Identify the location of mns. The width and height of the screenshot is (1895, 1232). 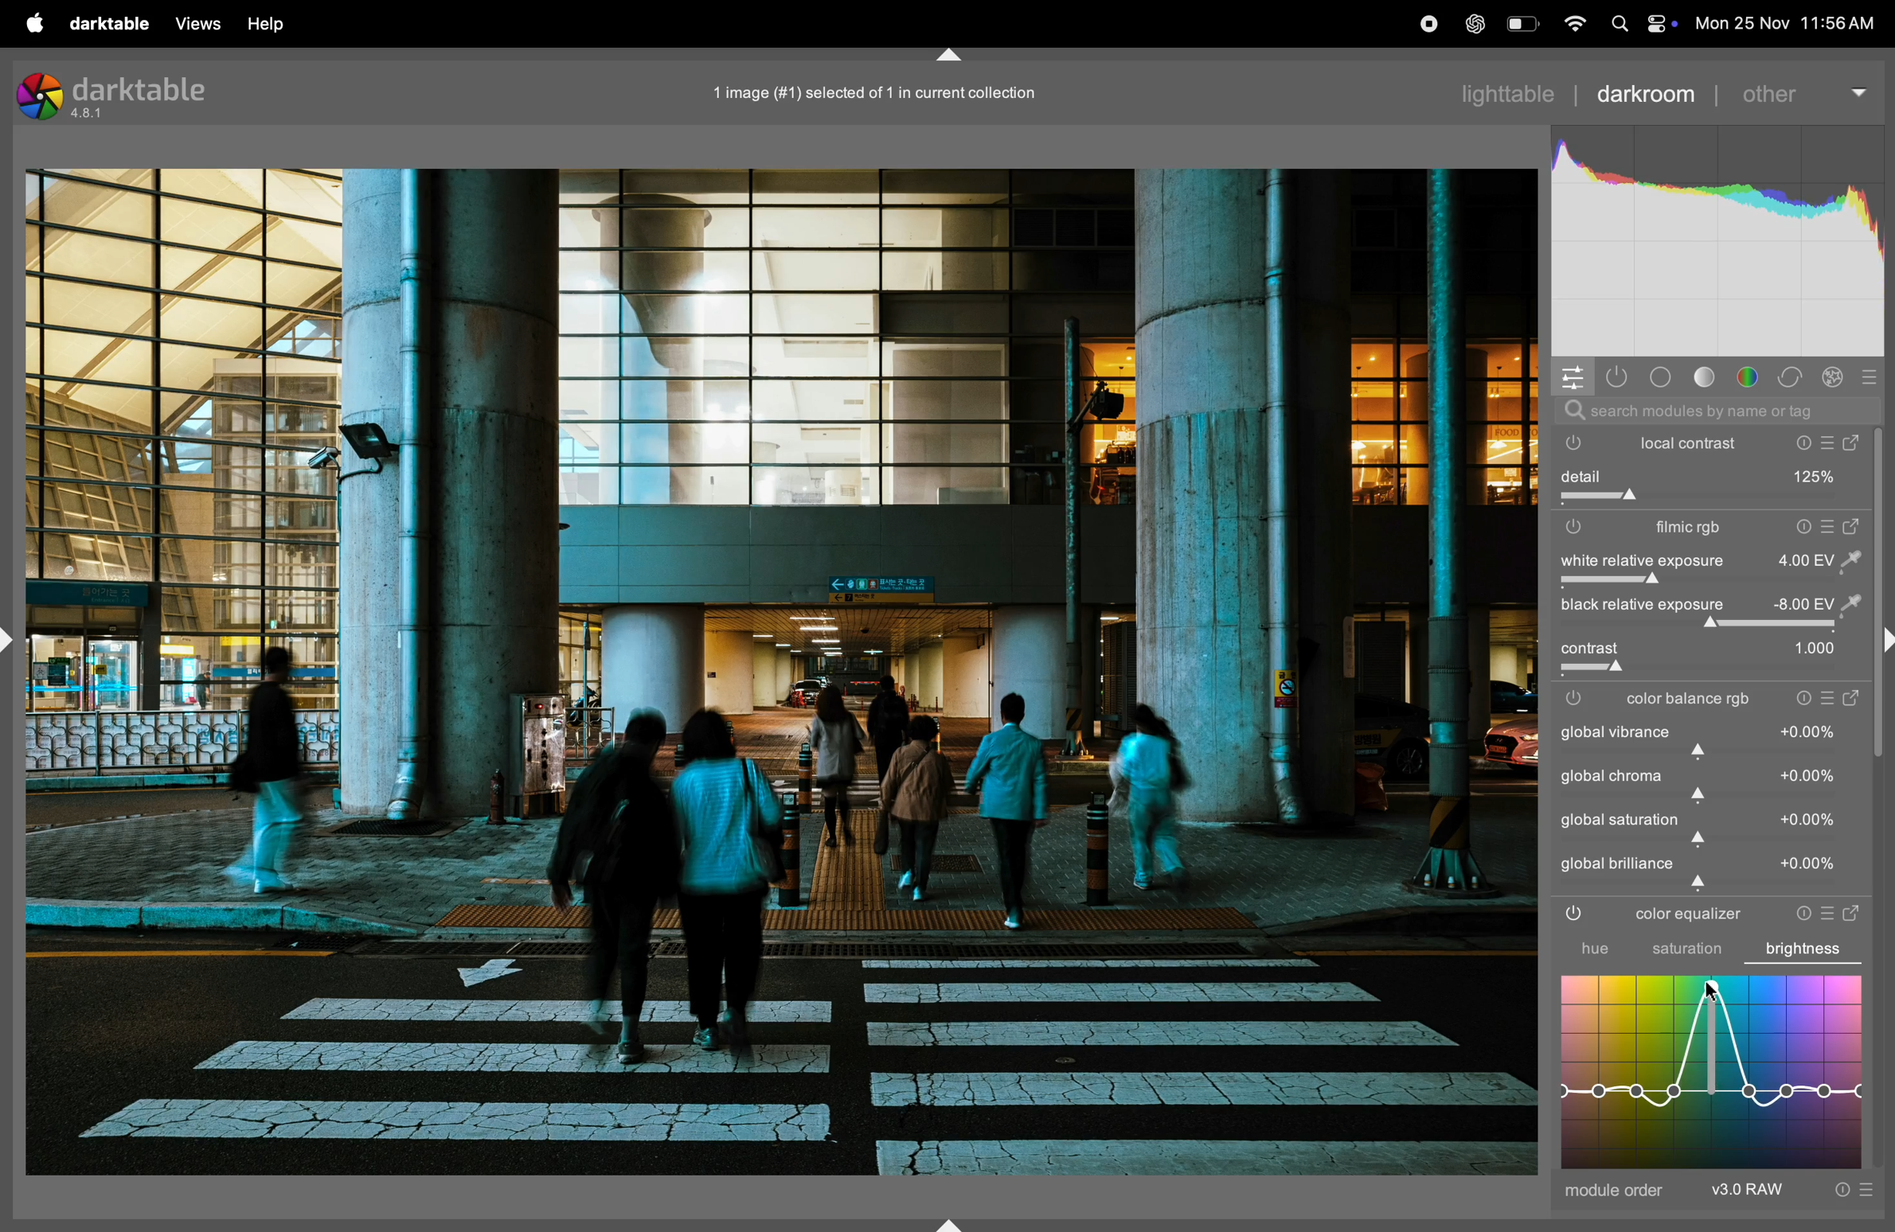
(1717, 242).